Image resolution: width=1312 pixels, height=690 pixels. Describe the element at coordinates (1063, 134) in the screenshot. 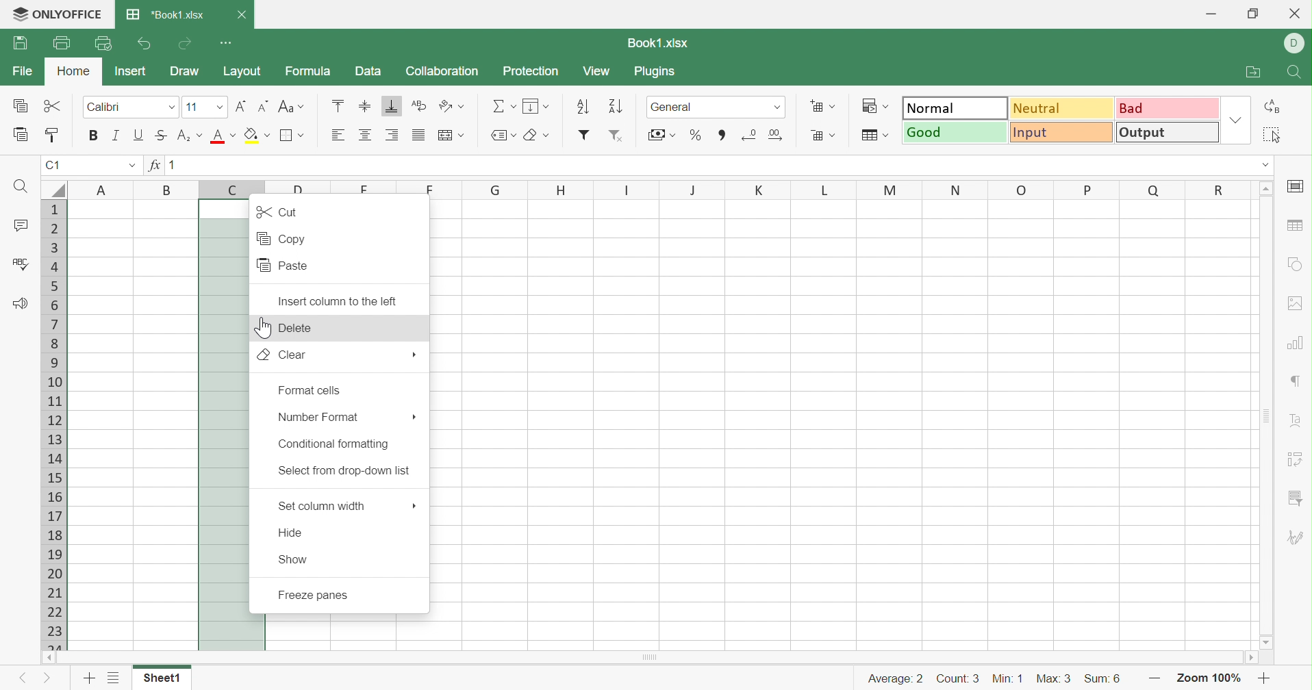

I see `Input` at that location.